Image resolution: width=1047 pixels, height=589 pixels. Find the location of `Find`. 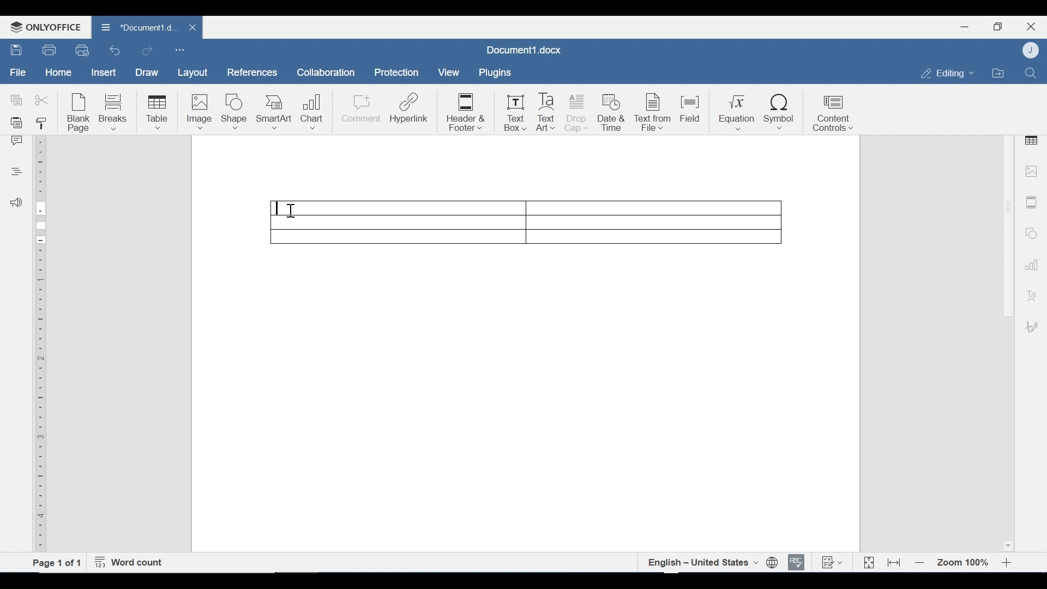

Find is located at coordinates (1030, 72).